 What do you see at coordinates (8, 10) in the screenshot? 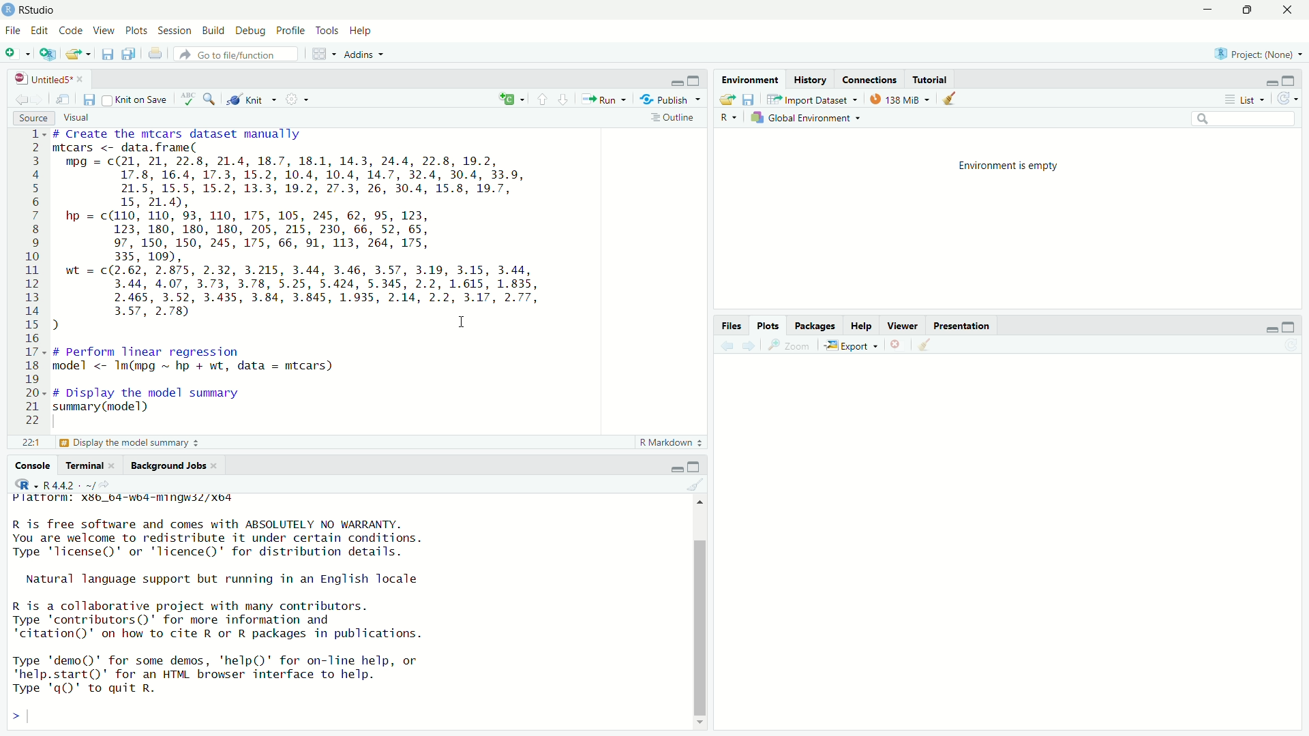
I see `app icon` at bounding box center [8, 10].